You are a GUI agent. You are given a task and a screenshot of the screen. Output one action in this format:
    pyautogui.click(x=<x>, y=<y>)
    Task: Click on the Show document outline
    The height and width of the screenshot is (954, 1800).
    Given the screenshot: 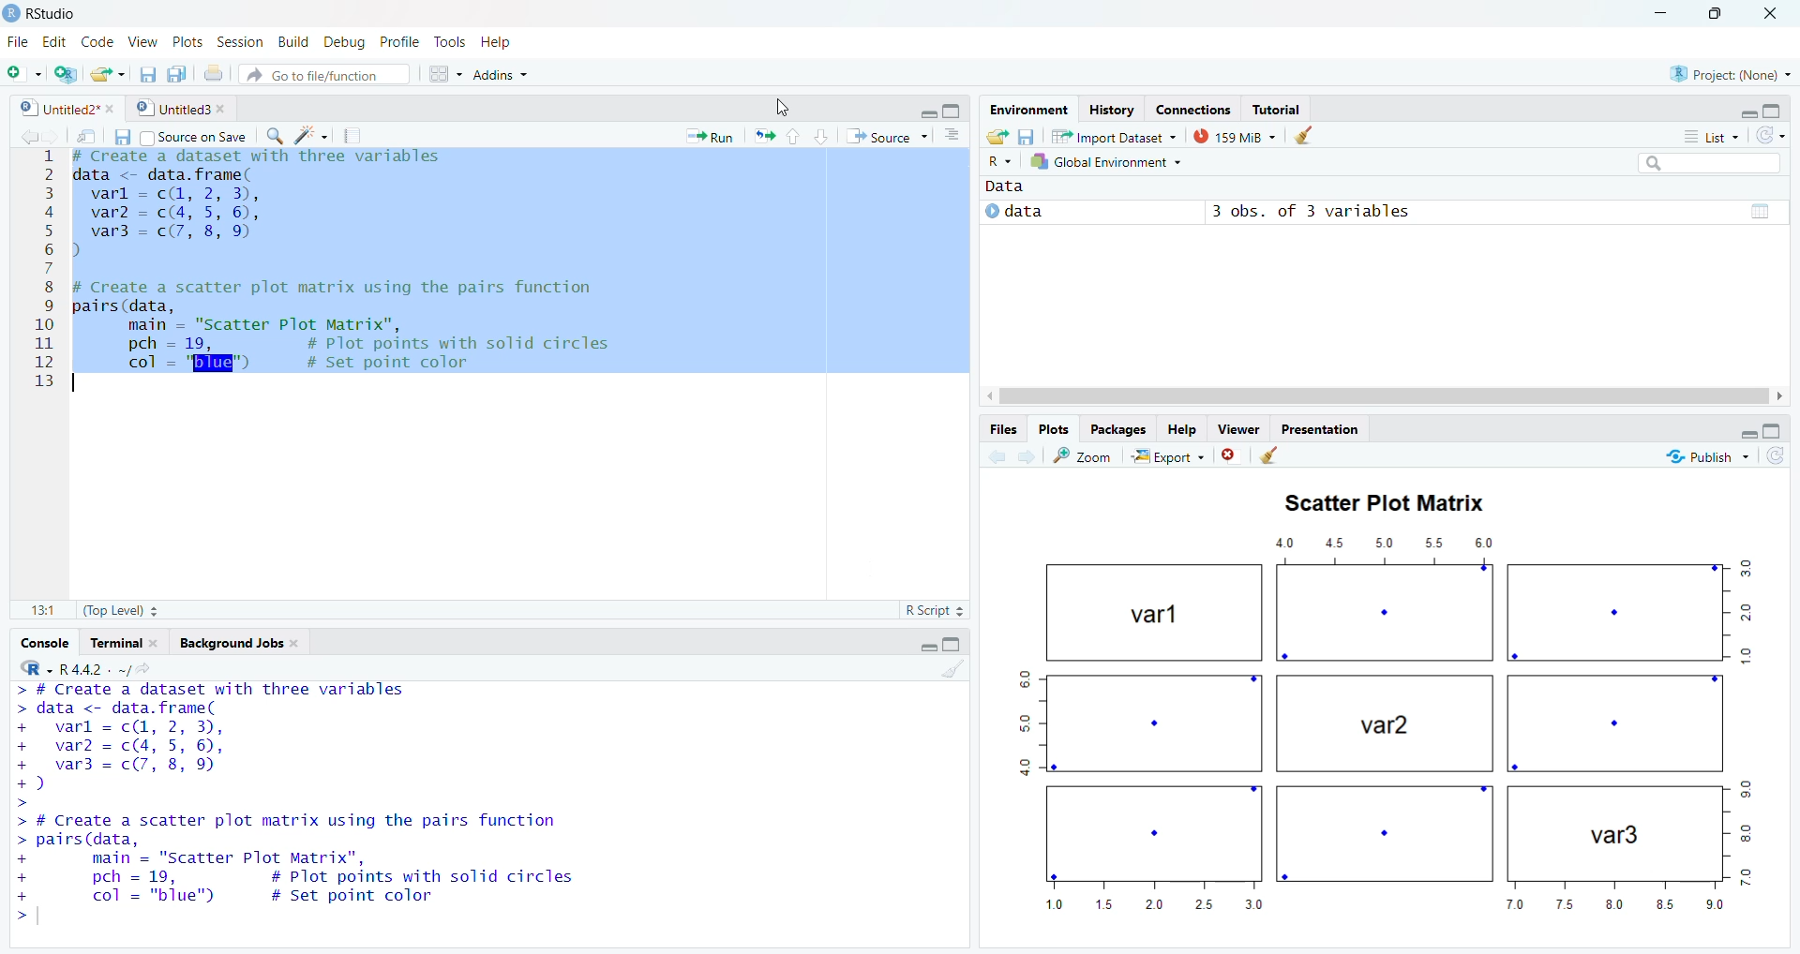 What is the action you would take?
    pyautogui.click(x=956, y=135)
    